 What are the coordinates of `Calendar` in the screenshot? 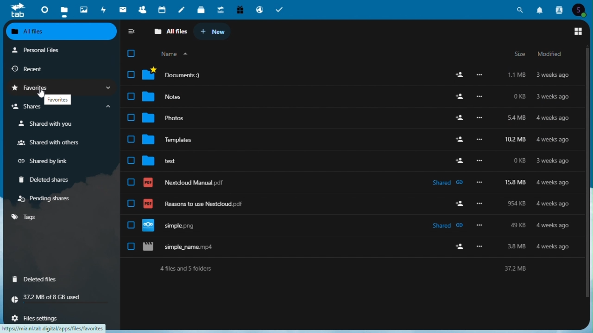 It's located at (163, 8).